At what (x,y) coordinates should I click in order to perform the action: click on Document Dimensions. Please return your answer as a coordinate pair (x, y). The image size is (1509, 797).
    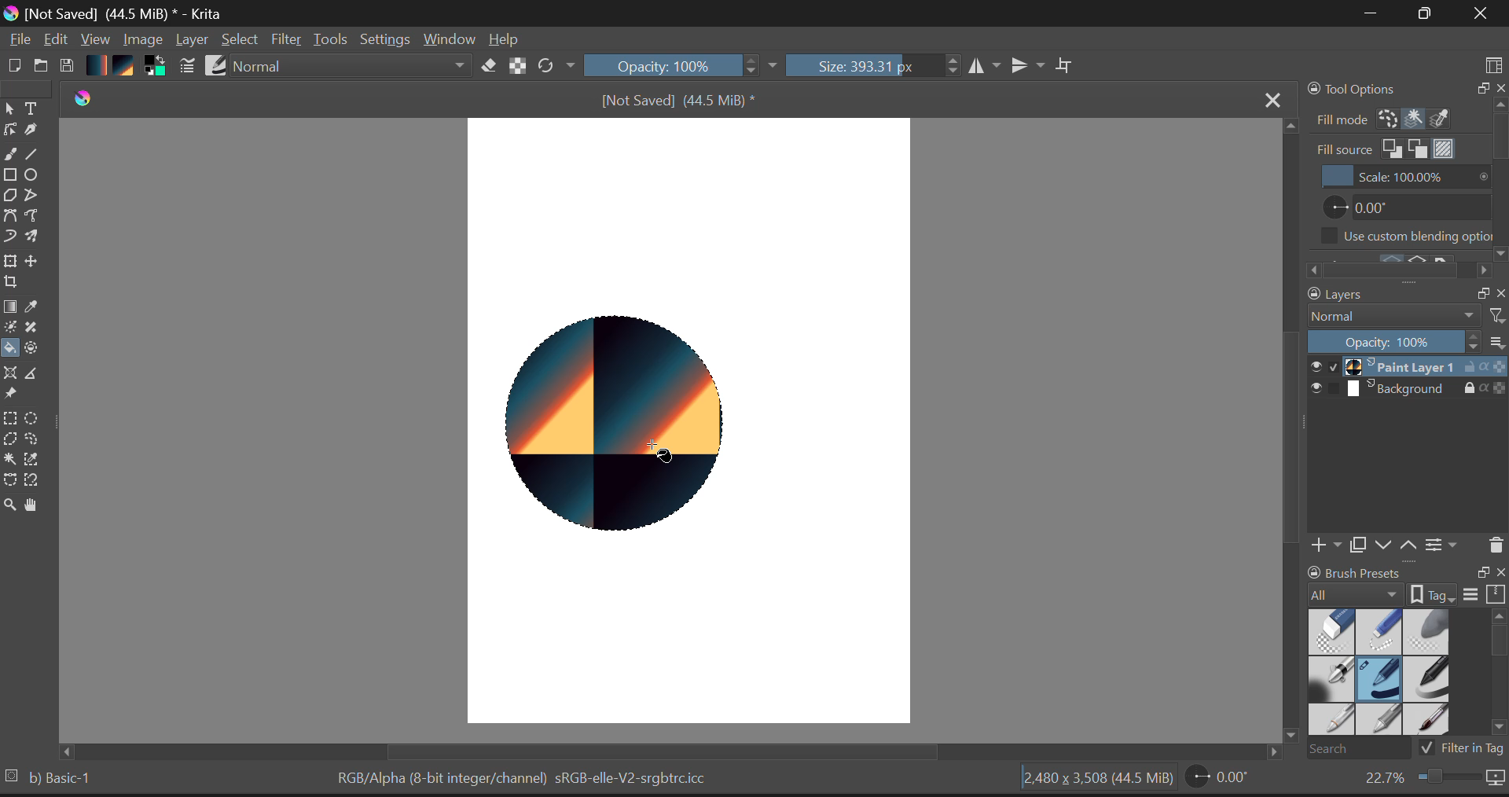
    Looking at the image, I should click on (1095, 780).